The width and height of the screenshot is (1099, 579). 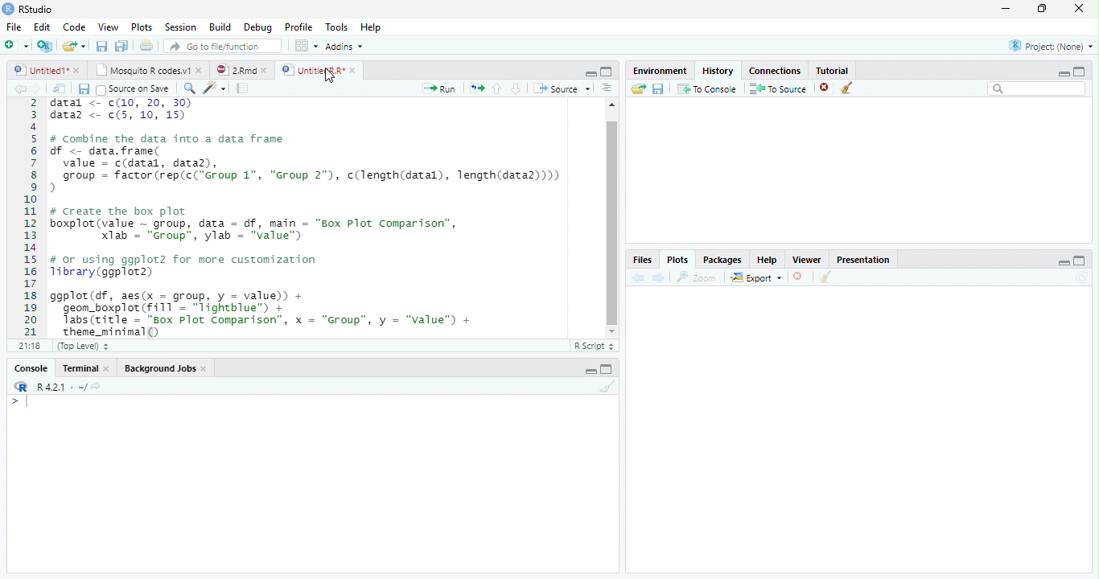 What do you see at coordinates (14, 27) in the screenshot?
I see `File` at bounding box center [14, 27].